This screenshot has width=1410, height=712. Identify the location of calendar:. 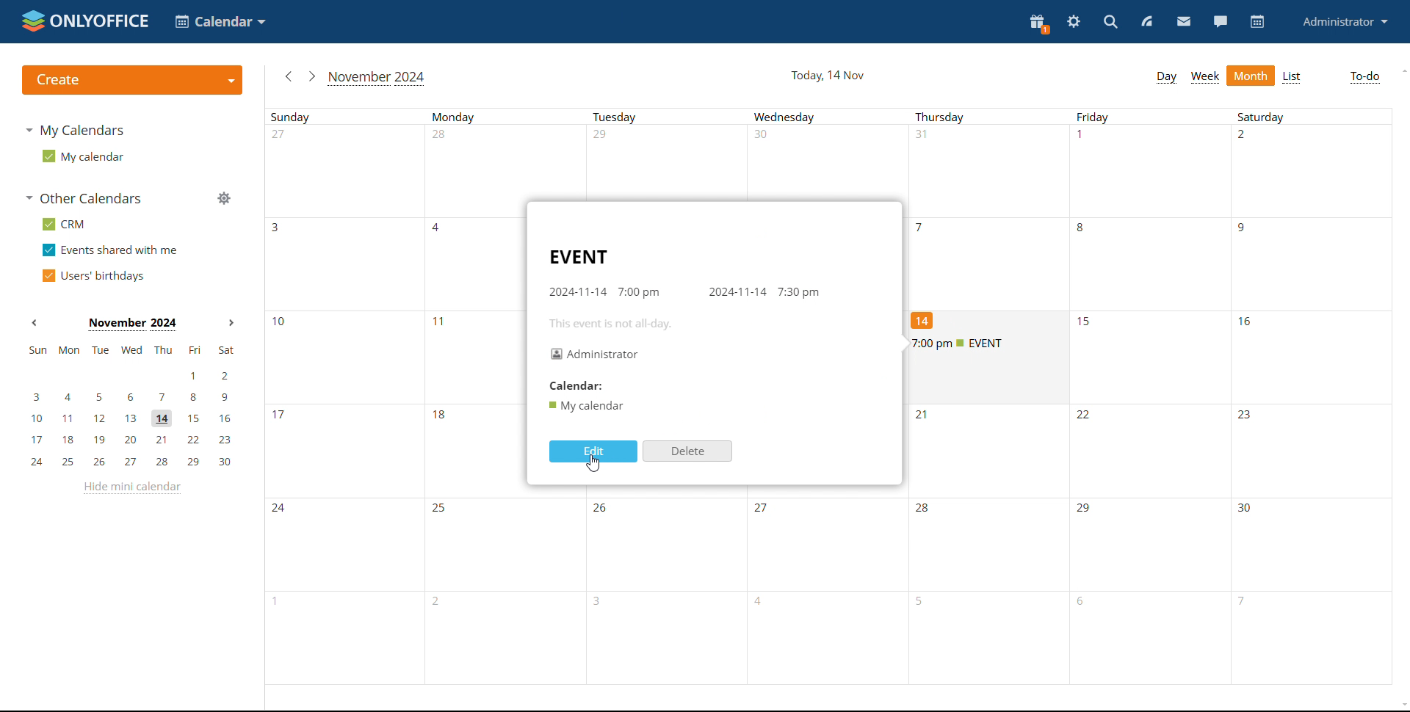
(571, 385).